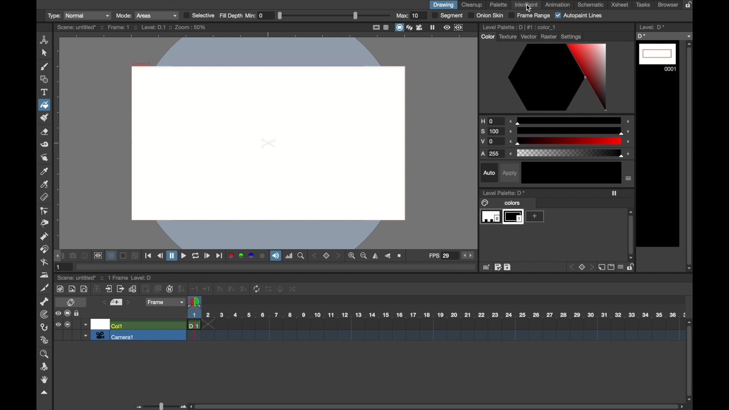 The height and width of the screenshot is (410, 729). Describe the element at coordinates (401, 256) in the screenshot. I see `zoom` at that location.